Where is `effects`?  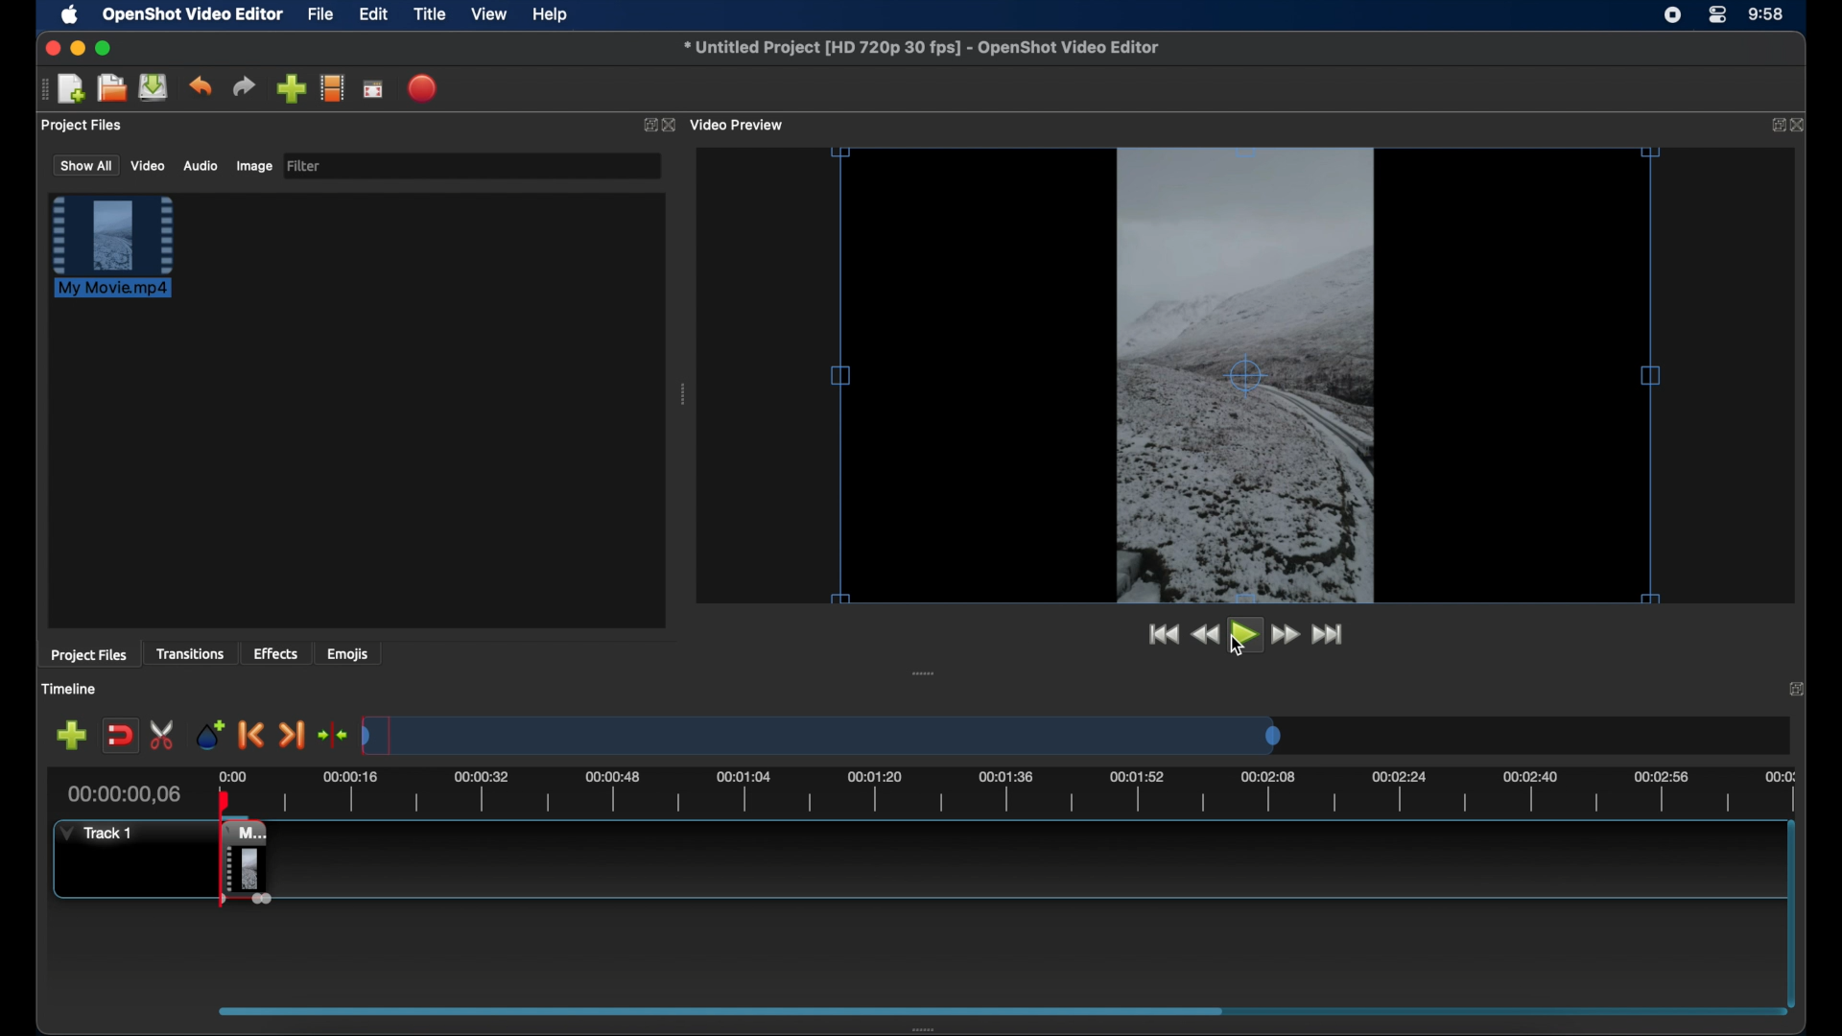 effects is located at coordinates (276, 653).